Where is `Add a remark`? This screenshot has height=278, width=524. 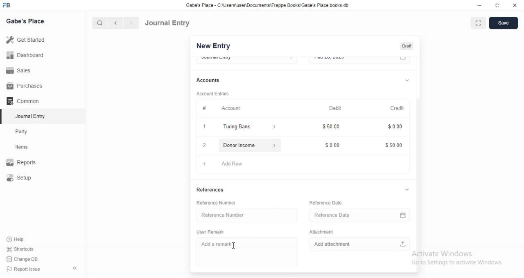 Add a remark is located at coordinates (245, 251).